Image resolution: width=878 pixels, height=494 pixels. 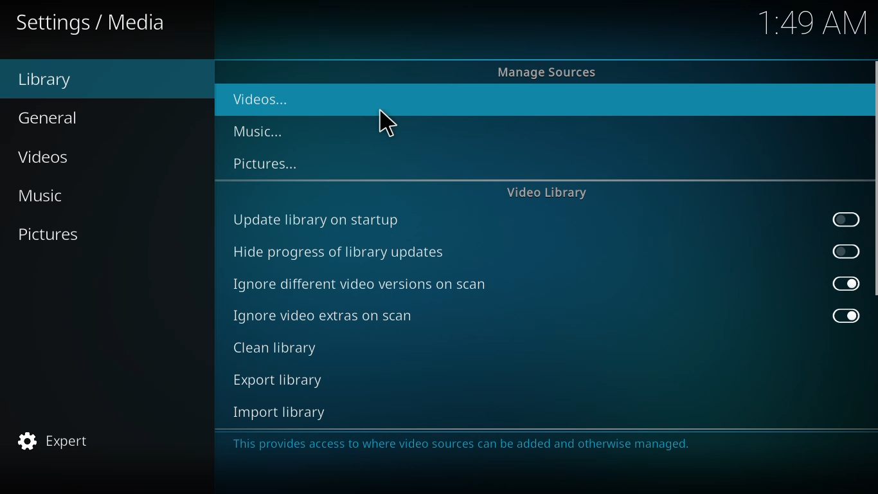 I want to click on ignore different video versions, so click(x=363, y=284).